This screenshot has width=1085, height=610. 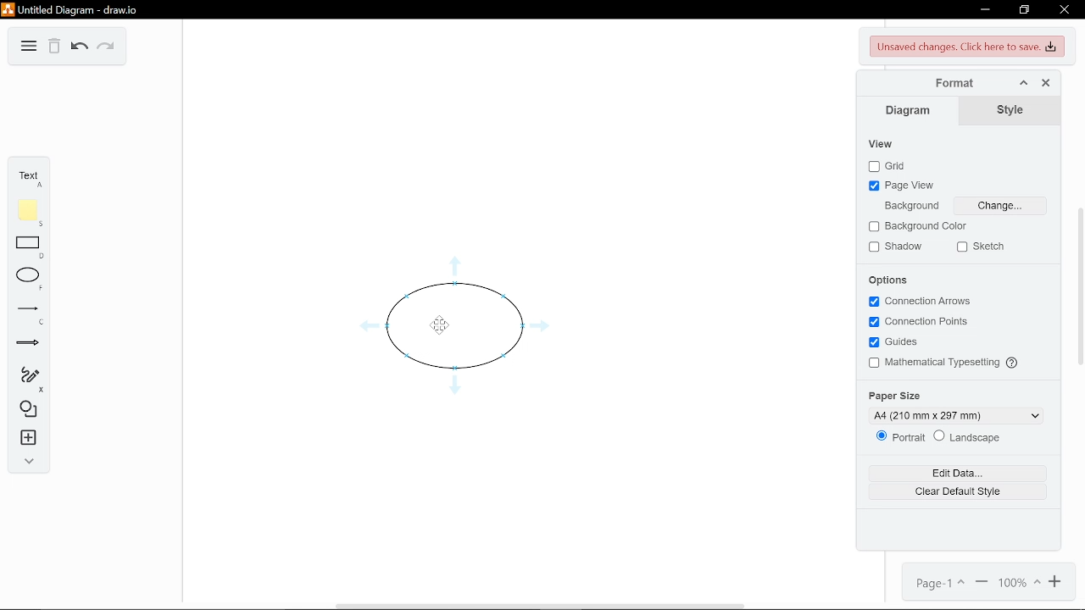 I want to click on Undo, so click(x=80, y=47).